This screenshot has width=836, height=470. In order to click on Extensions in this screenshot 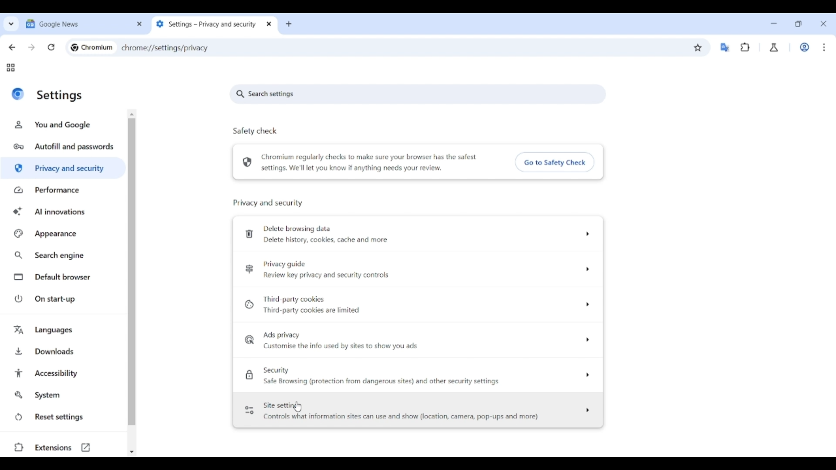, I will do `click(62, 447)`.